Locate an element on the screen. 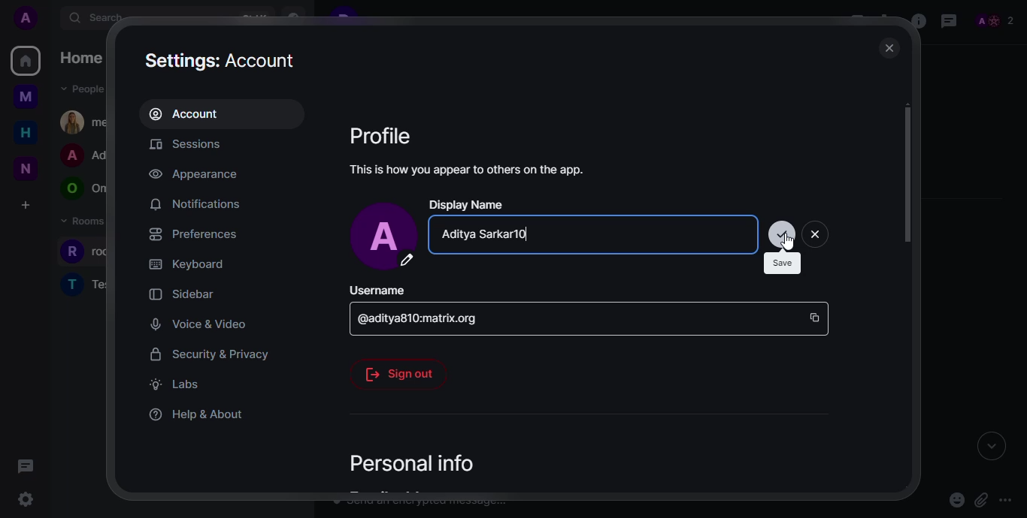 Image resolution: width=1027 pixels, height=518 pixels. profile pic is located at coordinates (385, 236).